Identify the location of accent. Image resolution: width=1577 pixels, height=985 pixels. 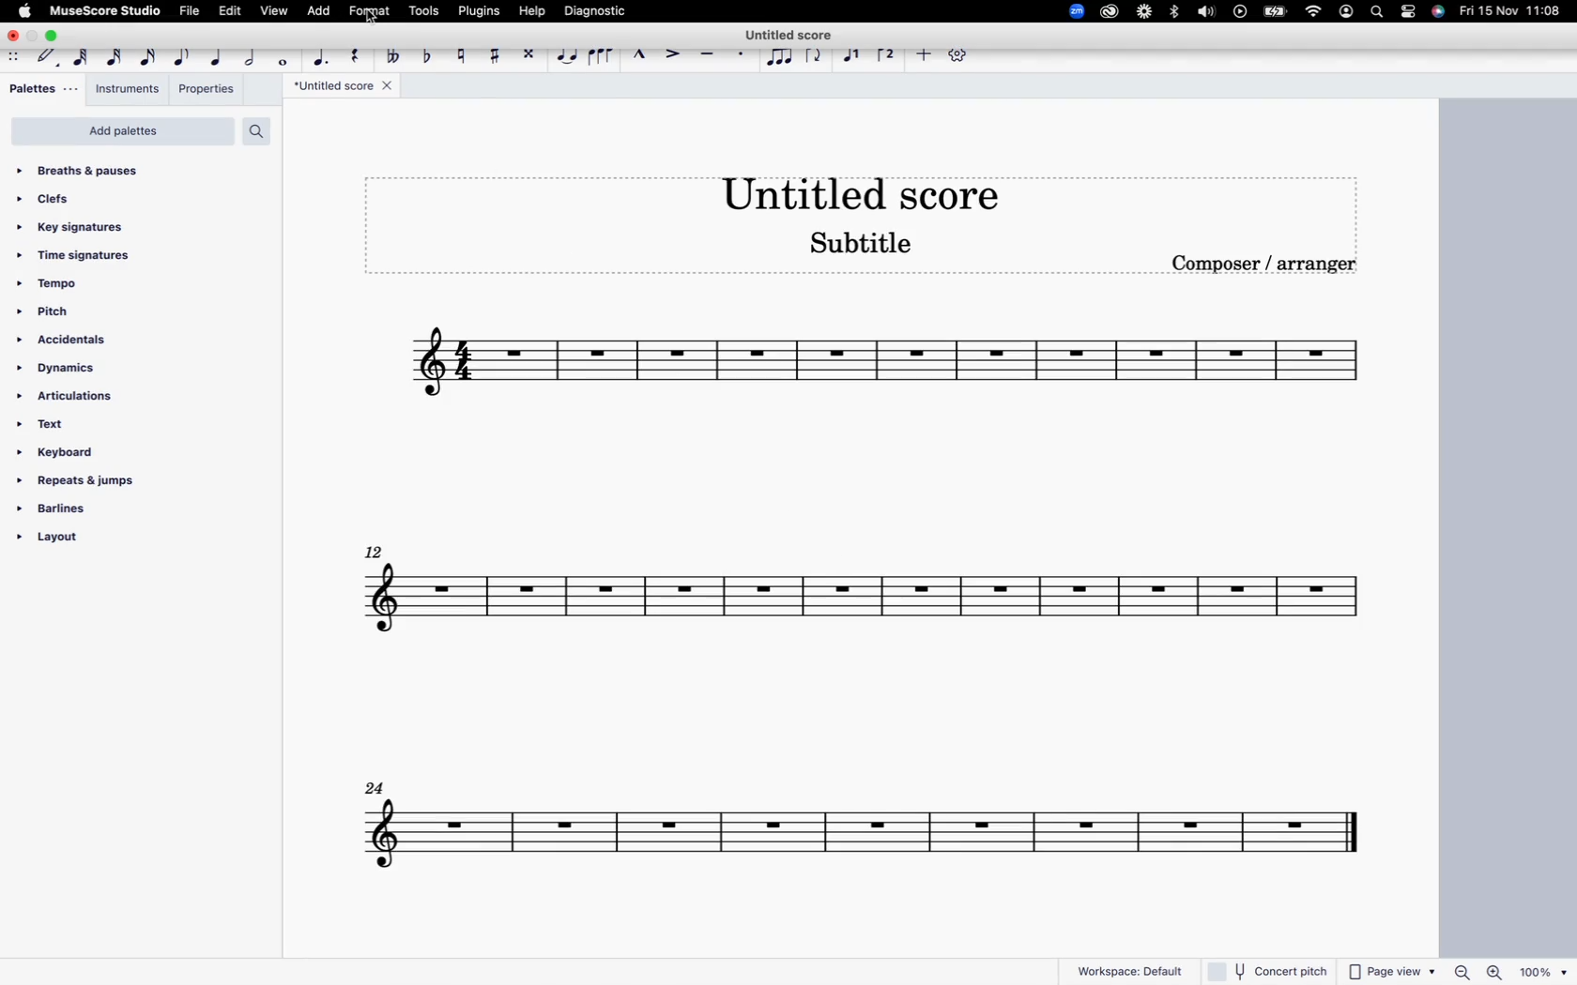
(672, 55).